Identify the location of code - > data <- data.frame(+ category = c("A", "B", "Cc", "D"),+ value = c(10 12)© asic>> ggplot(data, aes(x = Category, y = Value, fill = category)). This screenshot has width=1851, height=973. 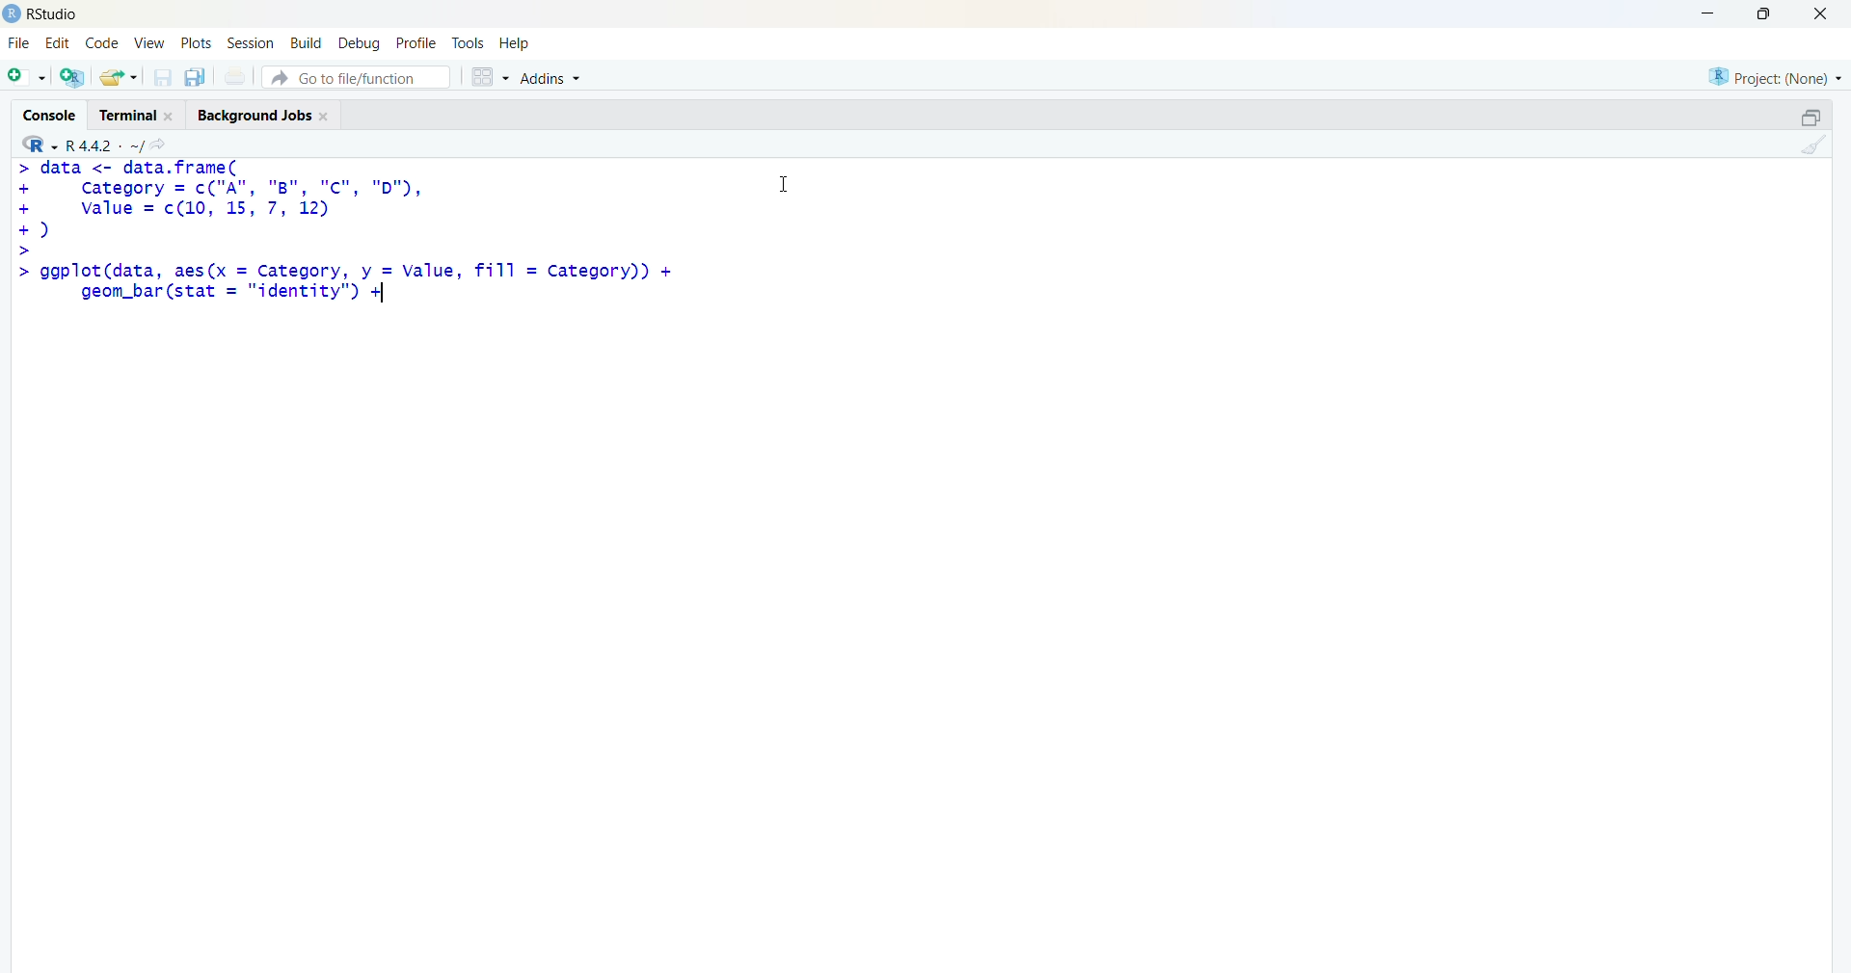
(362, 232).